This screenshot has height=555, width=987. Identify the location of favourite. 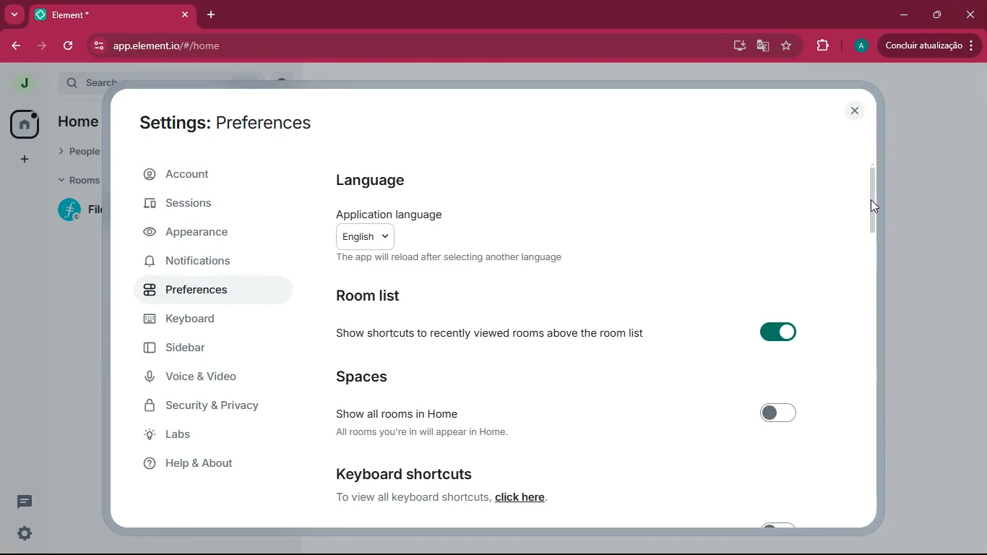
(789, 46).